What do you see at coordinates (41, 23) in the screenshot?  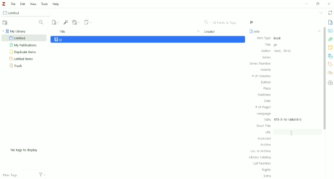 I see `Filter Collections` at bounding box center [41, 23].